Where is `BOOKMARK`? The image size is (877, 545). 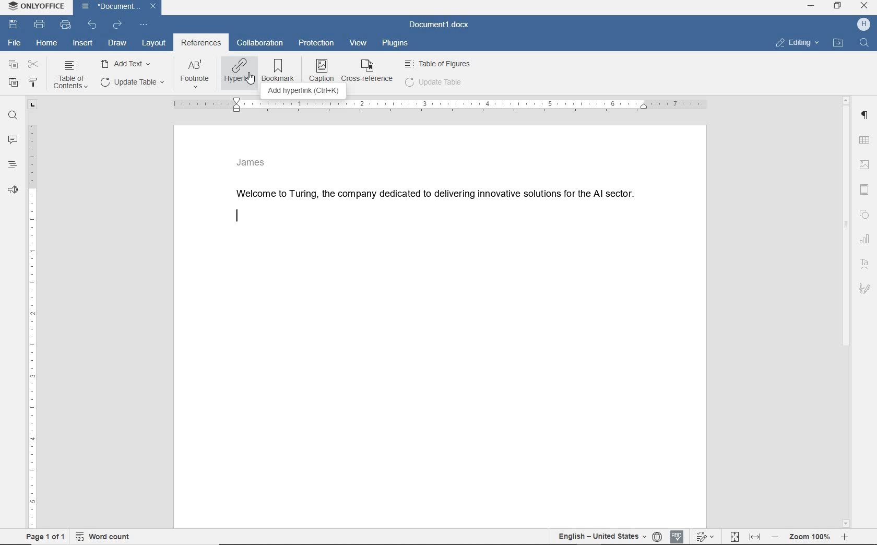 BOOKMARK is located at coordinates (281, 71).